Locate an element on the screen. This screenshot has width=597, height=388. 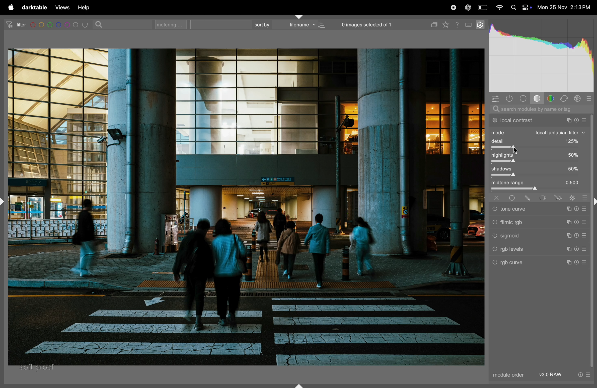
search is located at coordinates (100, 24).